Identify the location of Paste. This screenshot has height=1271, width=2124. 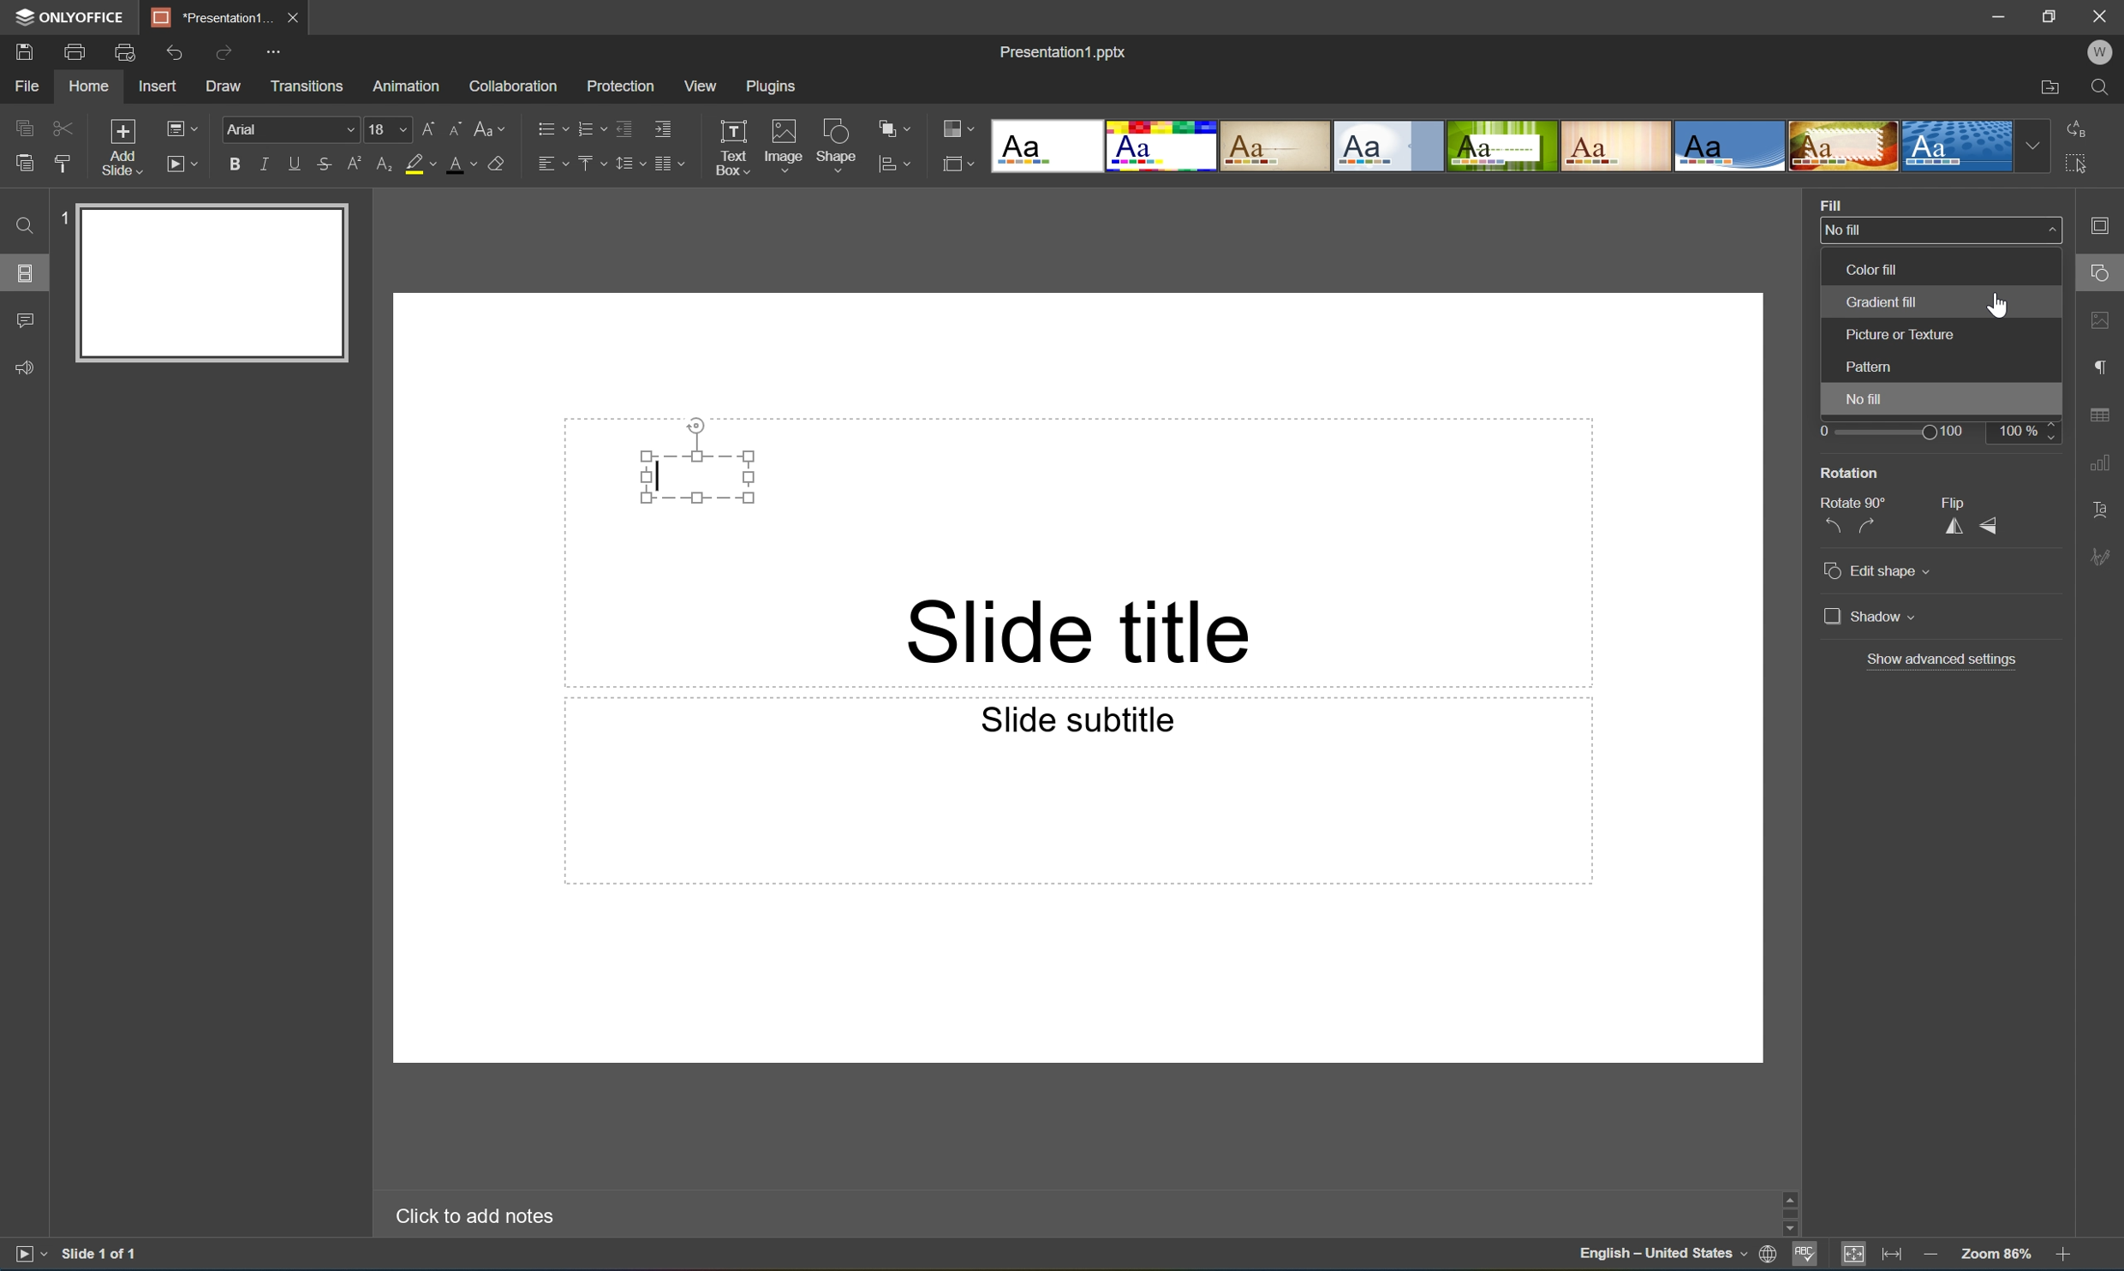
(20, 164).